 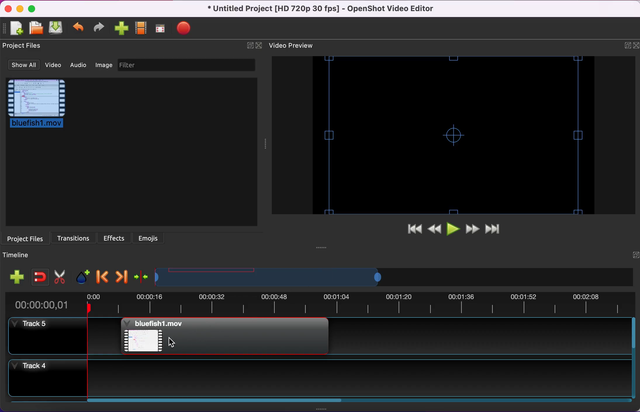 What do you see at coordinates (148, 238) in the screenshot?
I see `emojis` at bounding box center [148, 238].